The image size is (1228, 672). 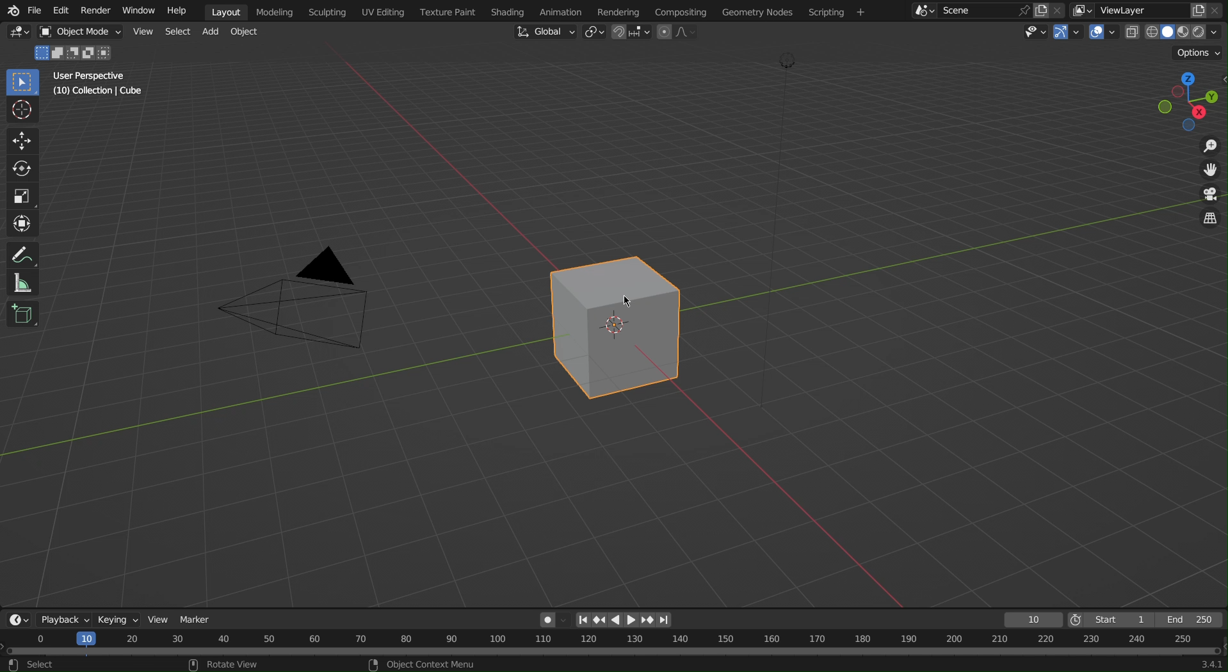 I want to click on Object, so click(x=245, y=32).